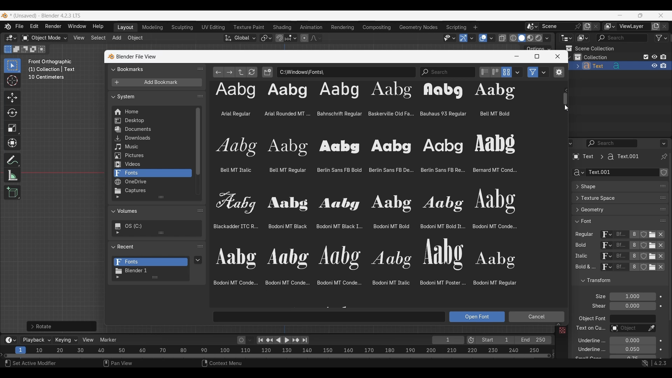  I want to click on Documents folder, so click(152, 129).